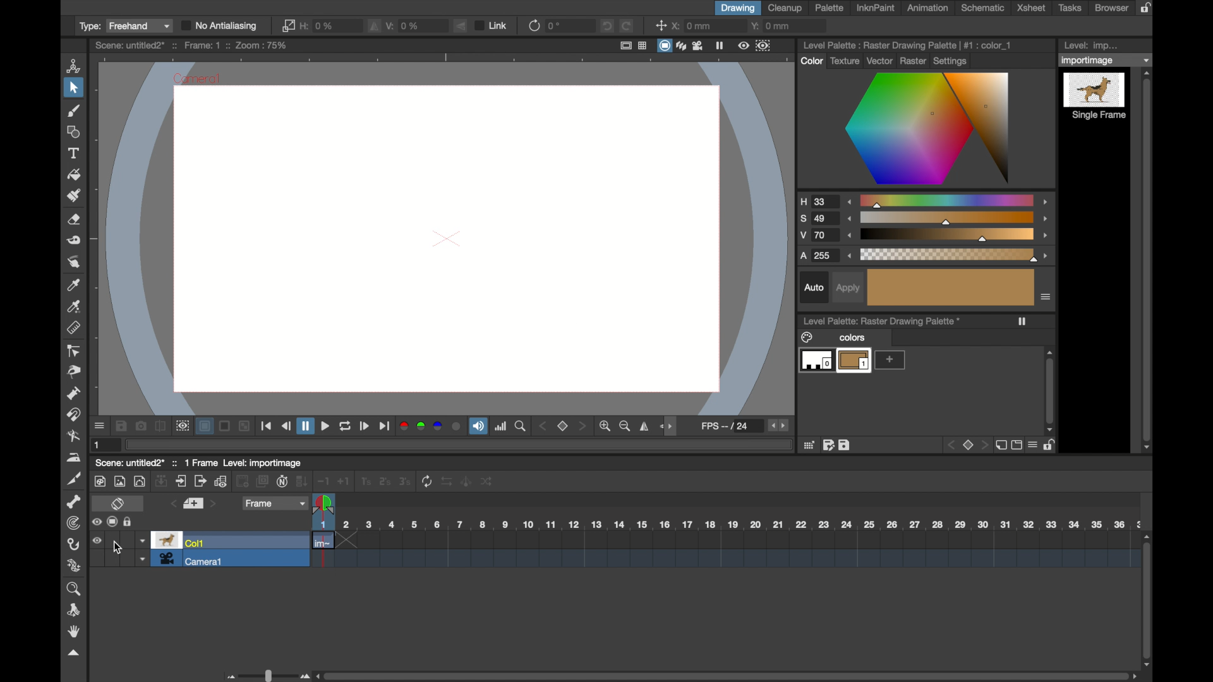 Image resolution: width=1213 pixels, height=682 pixels. What do you see at coordinates (346, 427) in the screenshot?
I see `refresh` at bounding box center [346, 427].